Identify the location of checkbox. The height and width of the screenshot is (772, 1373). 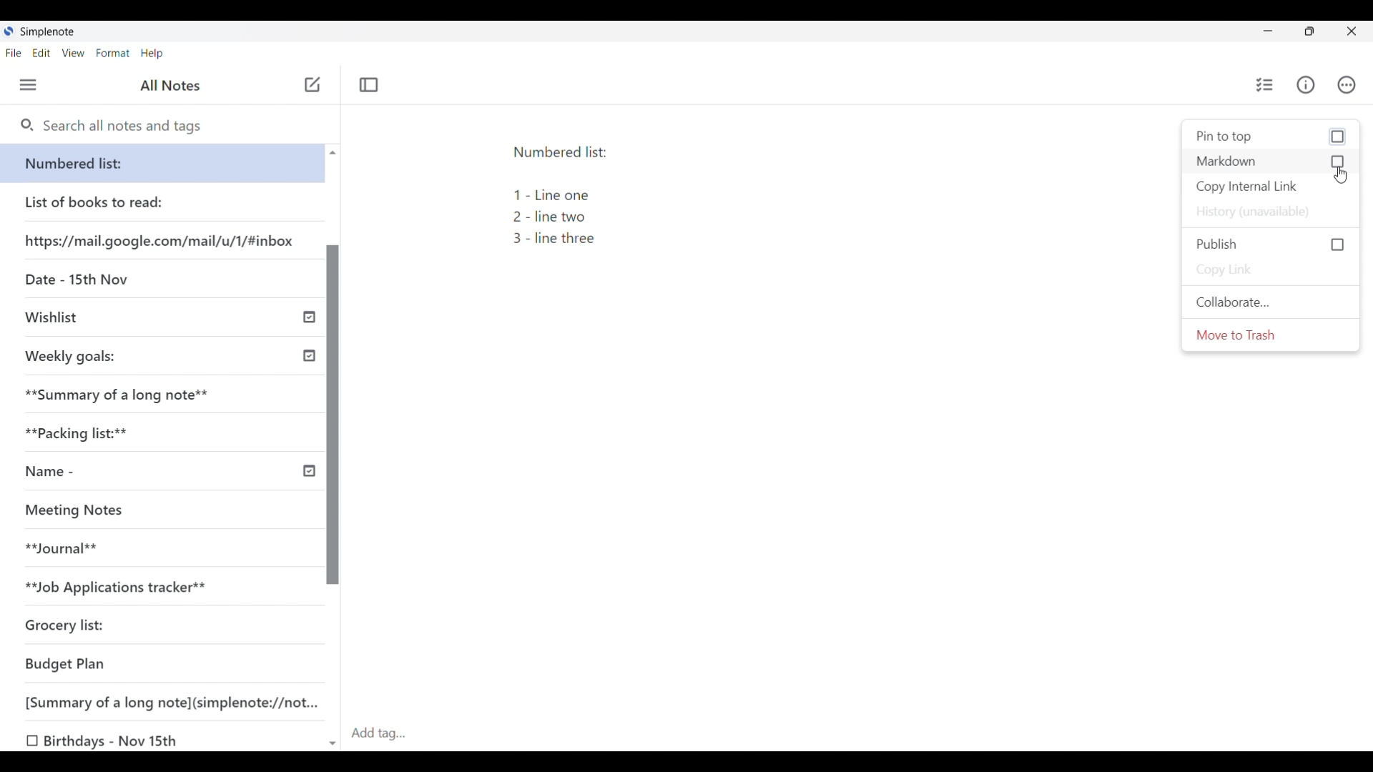
(31, 739).